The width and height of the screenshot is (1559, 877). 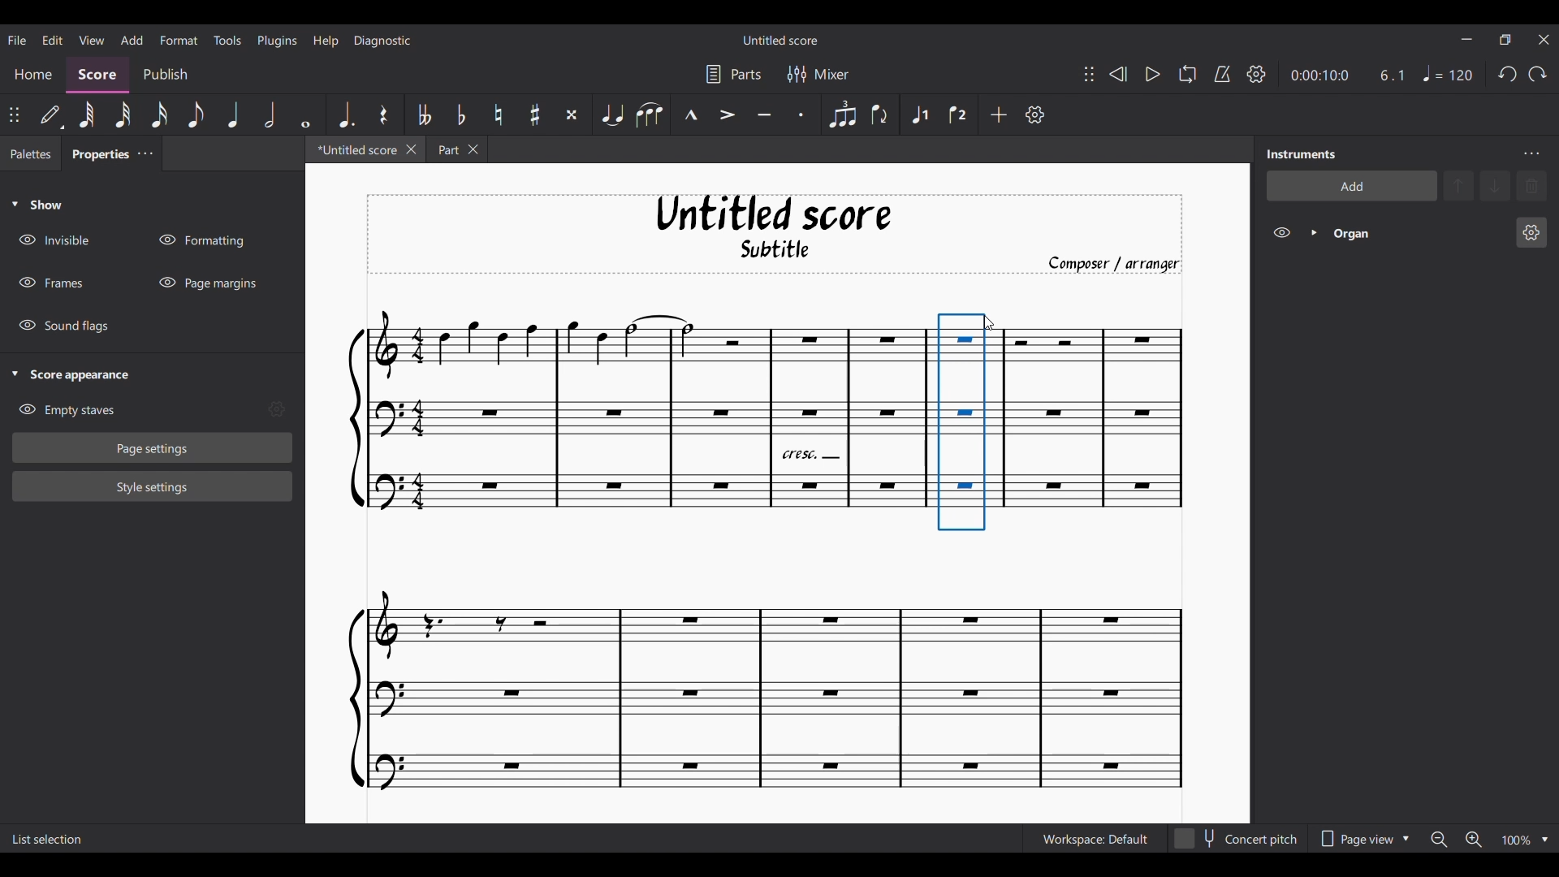 I want to click on Zoom options, so click(x=1544, y=840).